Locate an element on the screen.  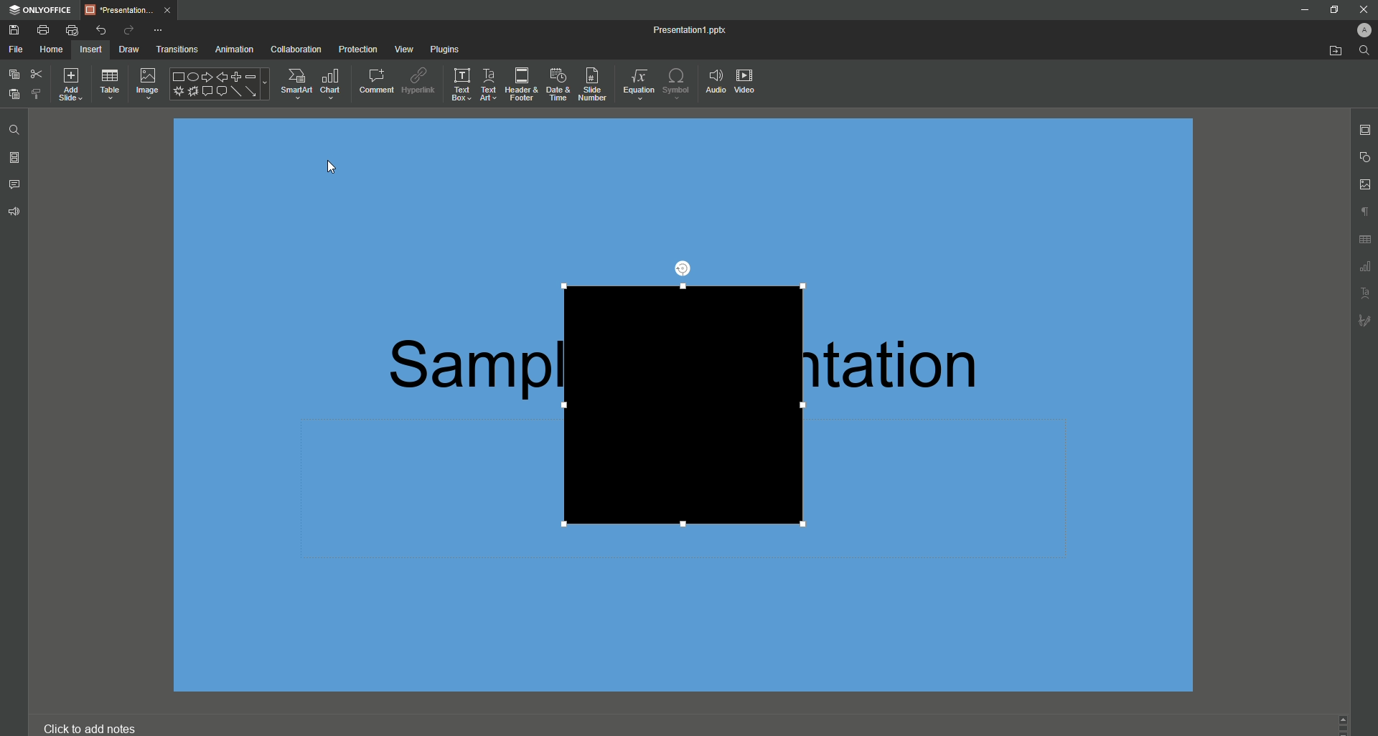
Presentation 1 is located at coordinates (680, 29).